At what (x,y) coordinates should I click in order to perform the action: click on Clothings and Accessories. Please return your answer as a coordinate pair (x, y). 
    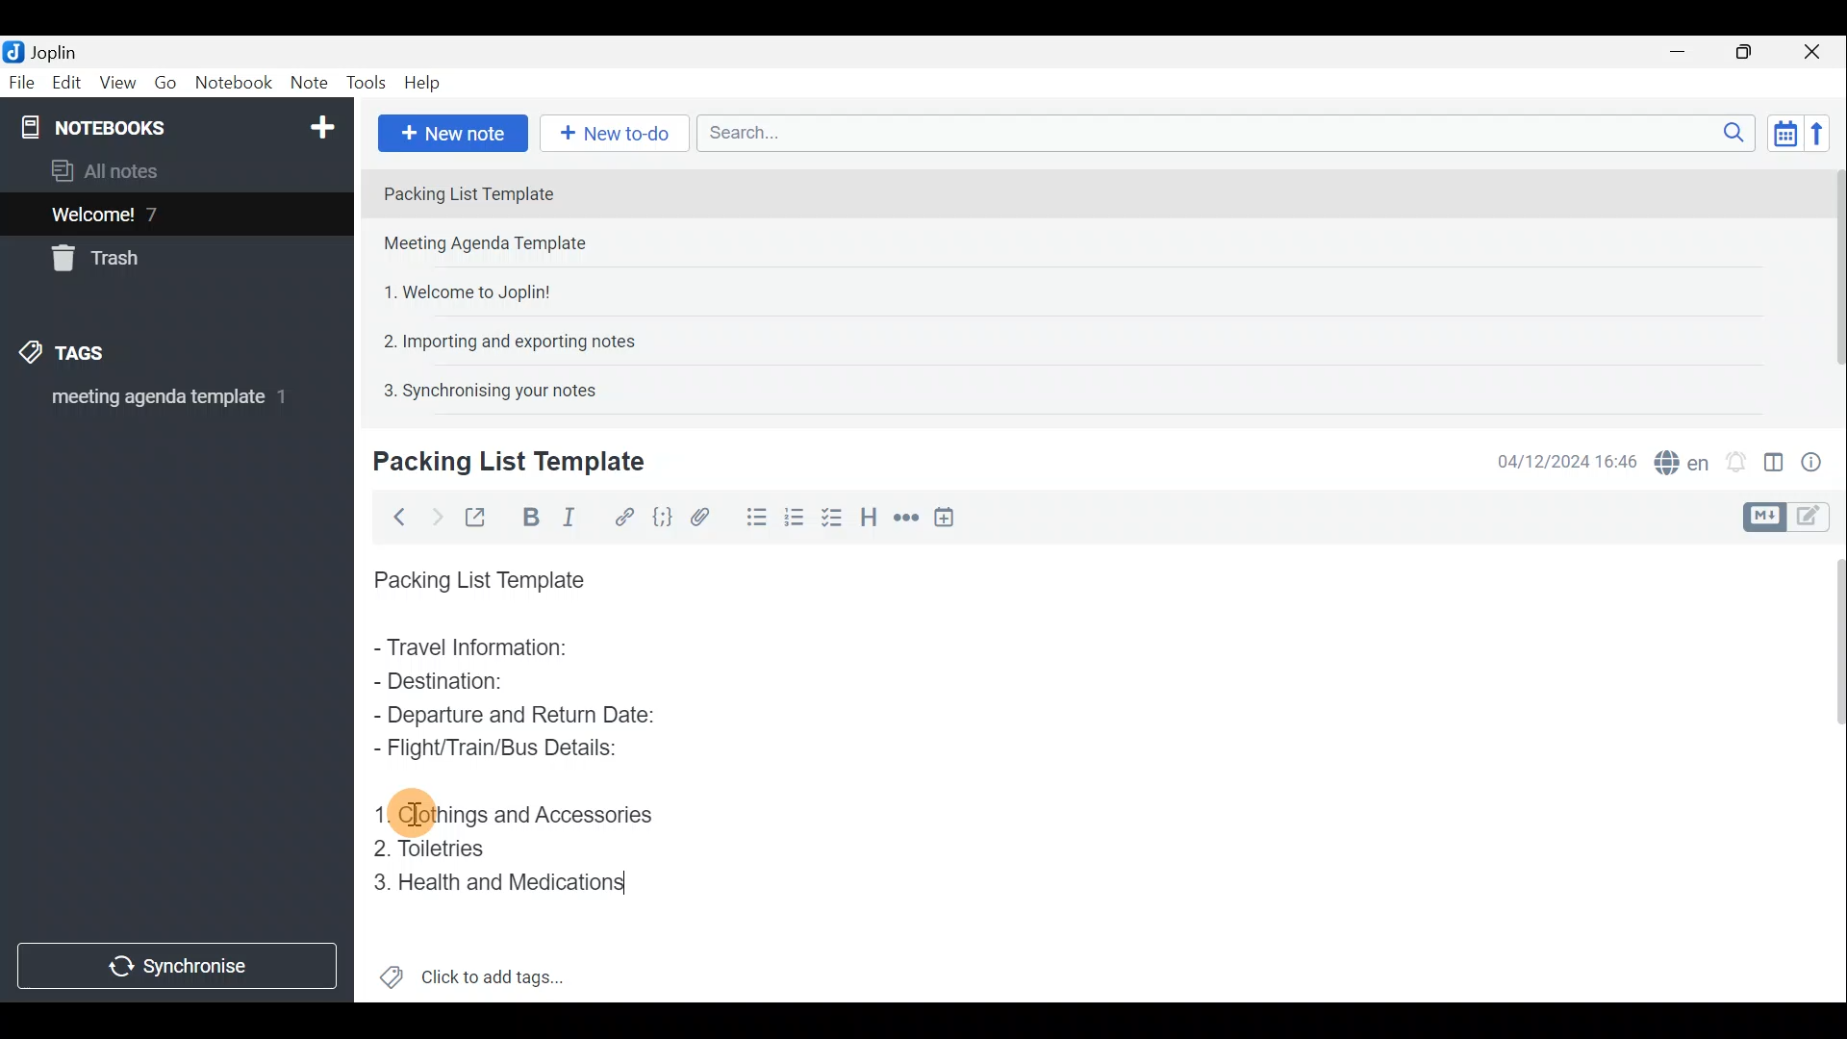
    Looking at the image, I should click on (522, 811).